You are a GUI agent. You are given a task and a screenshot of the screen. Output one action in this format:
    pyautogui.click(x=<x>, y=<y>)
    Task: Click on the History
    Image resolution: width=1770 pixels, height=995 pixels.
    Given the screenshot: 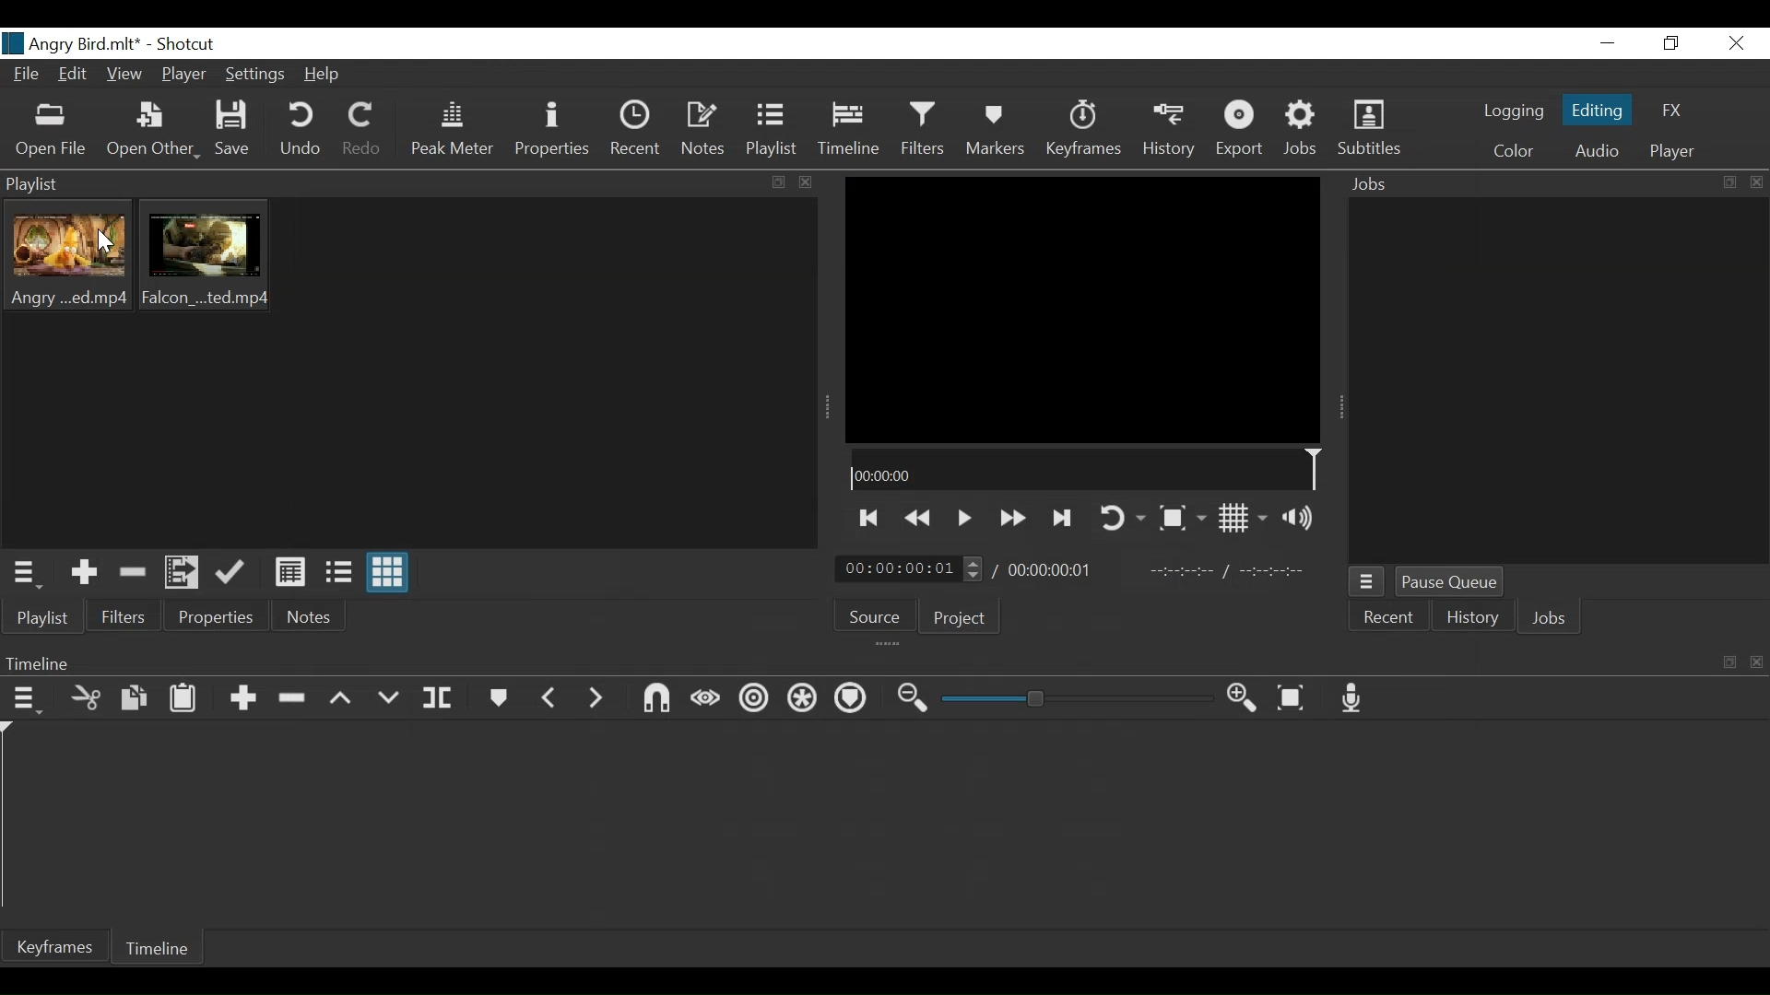 What is the action you would take?
    pyautogui.click(x=1469, y=619)
    